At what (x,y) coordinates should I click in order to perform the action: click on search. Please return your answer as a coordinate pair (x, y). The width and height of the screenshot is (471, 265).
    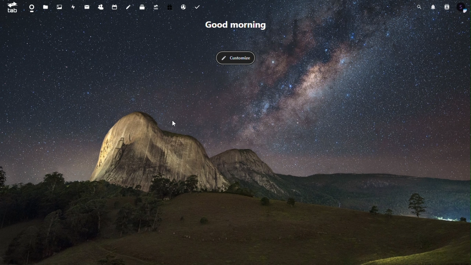
    Looking at the image, I should click on (419, 6).